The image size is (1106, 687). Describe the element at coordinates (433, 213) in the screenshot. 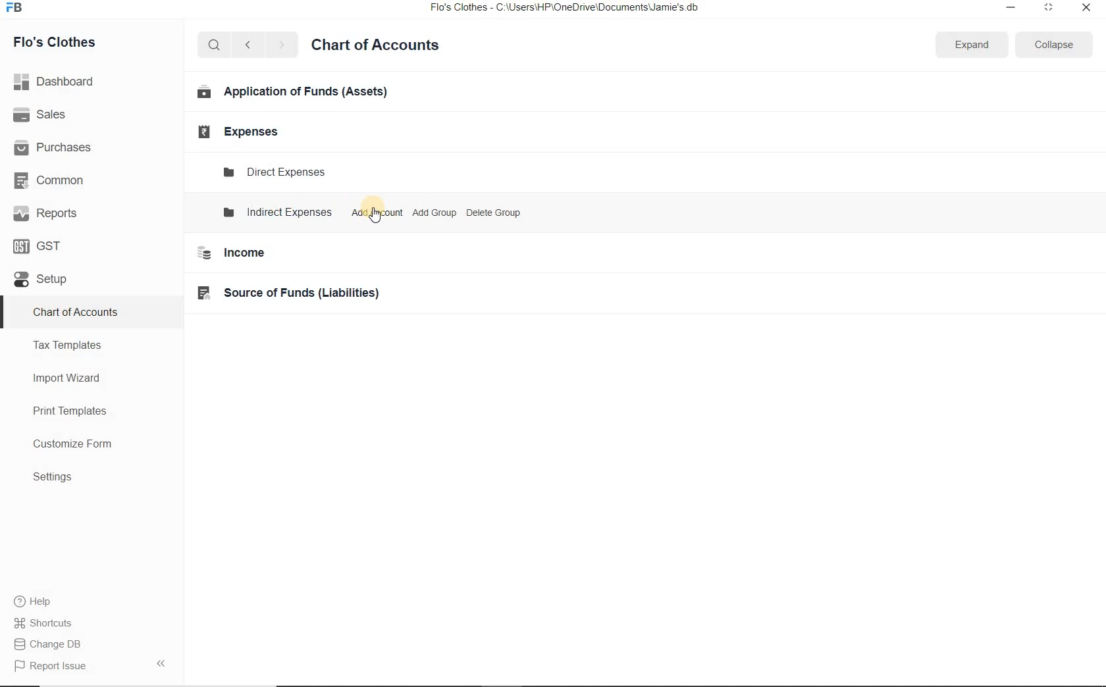

I see `Add Group` at that location.